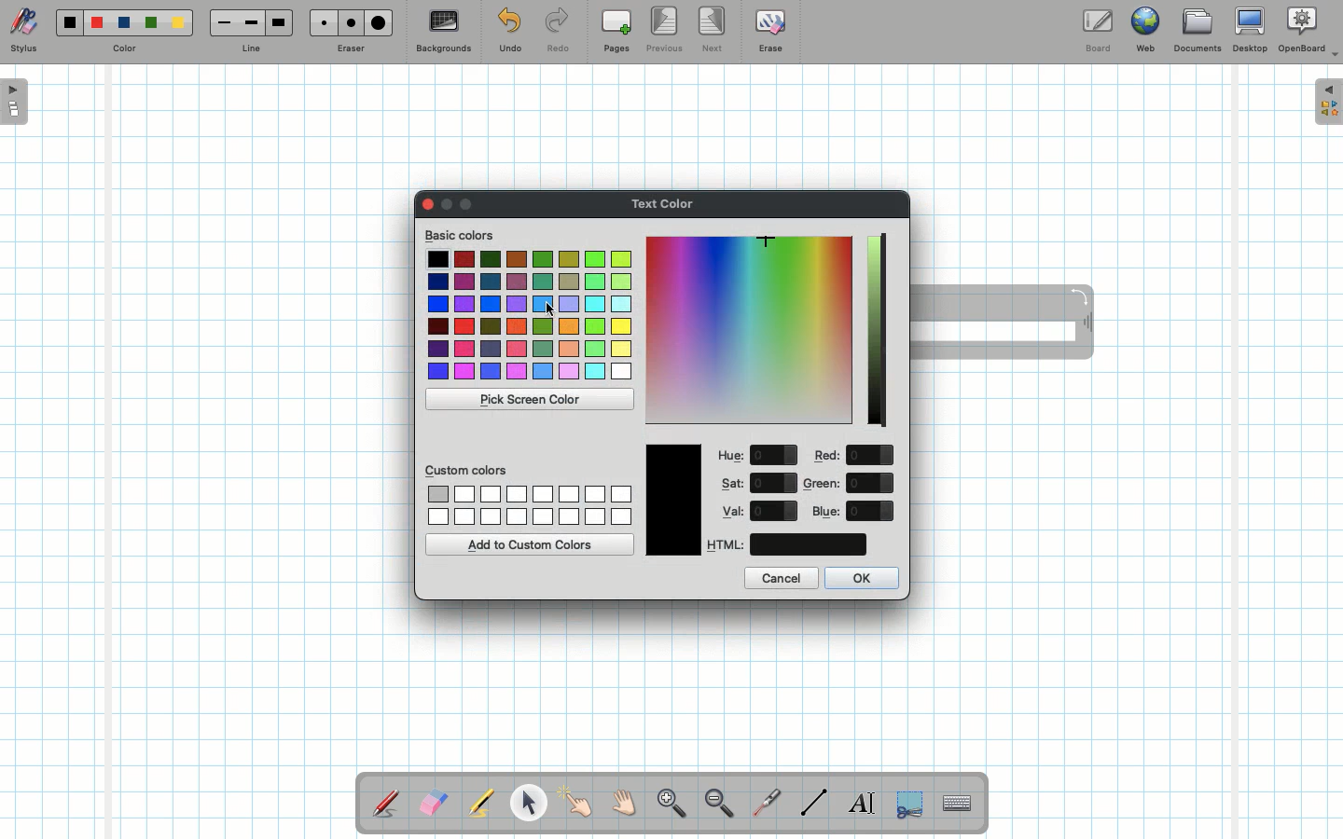 The height and width of the screenshot is (839, 1343). What do you see at coordinates (859, 578) in the screenshot?
I see `OK` at bounding box center [859, 578].